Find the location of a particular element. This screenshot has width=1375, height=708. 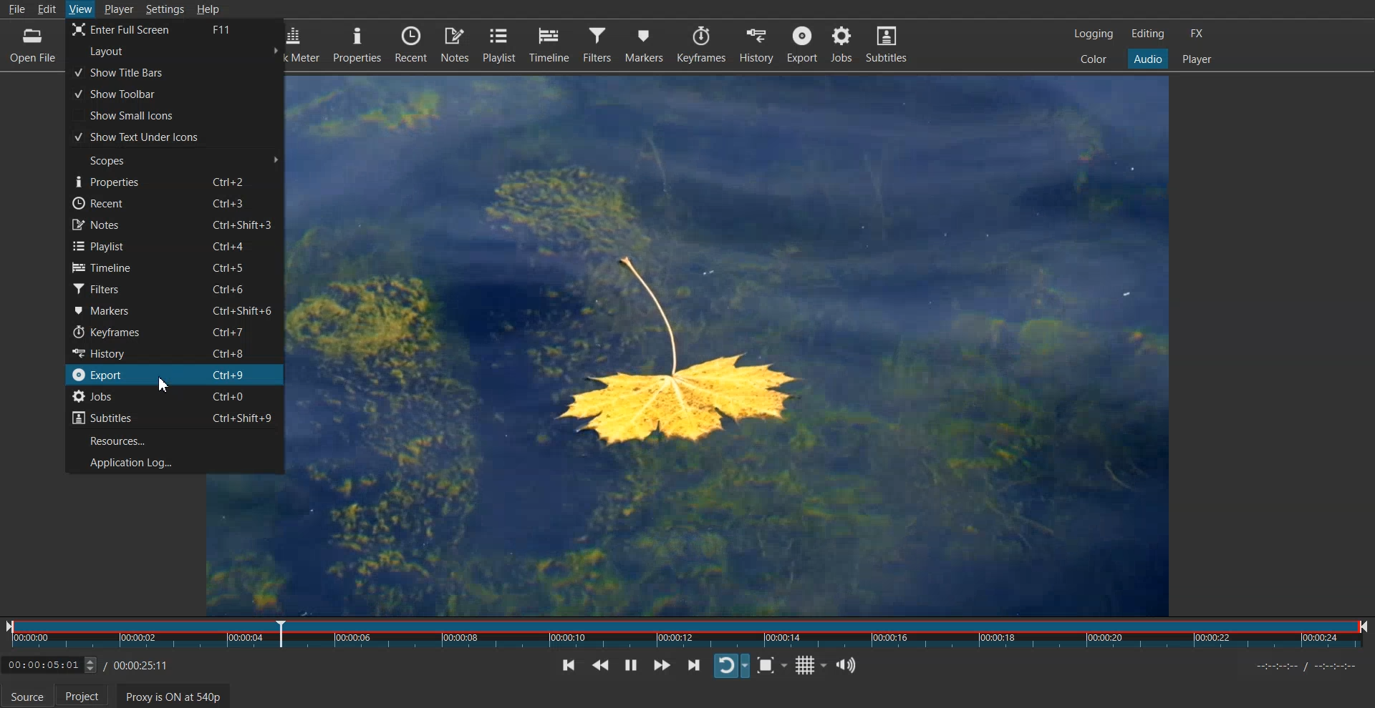

Keyframes is located at coordinates (173, 331).